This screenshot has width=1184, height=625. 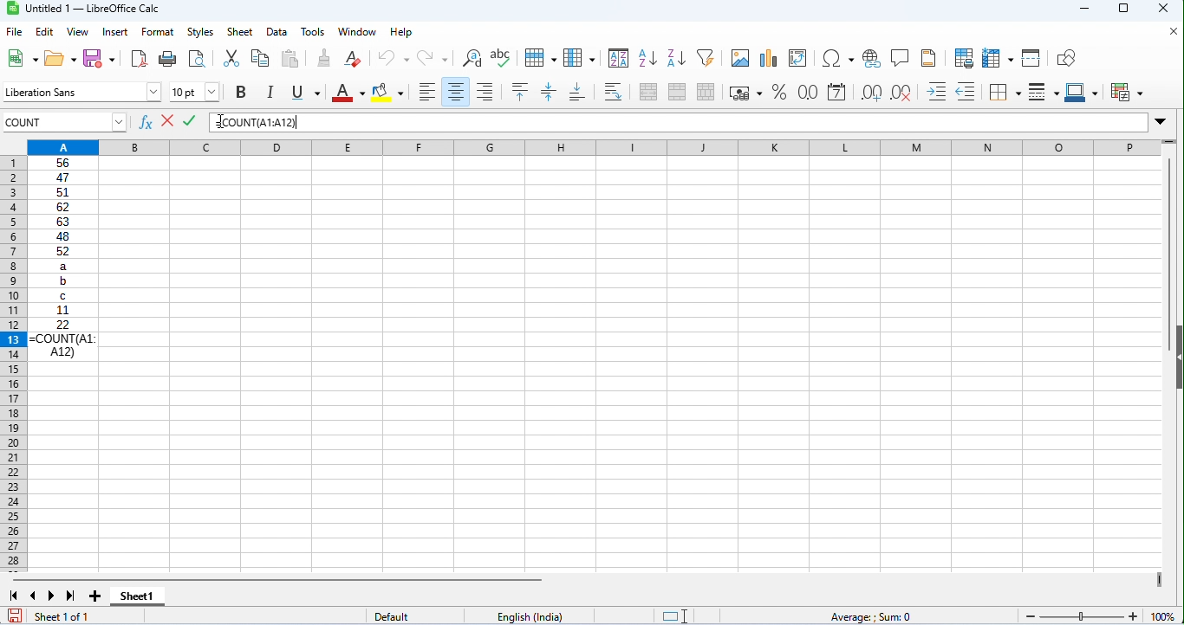 What do you see at coordinates (138, 597) in the screenshot?
I see `sheet1` at bounding box center [138, 597].